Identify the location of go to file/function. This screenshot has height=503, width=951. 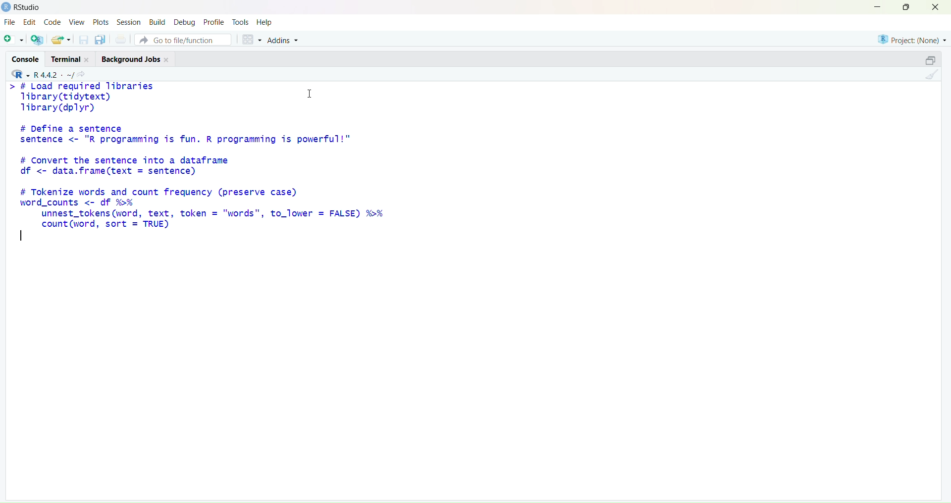
(183, 40).